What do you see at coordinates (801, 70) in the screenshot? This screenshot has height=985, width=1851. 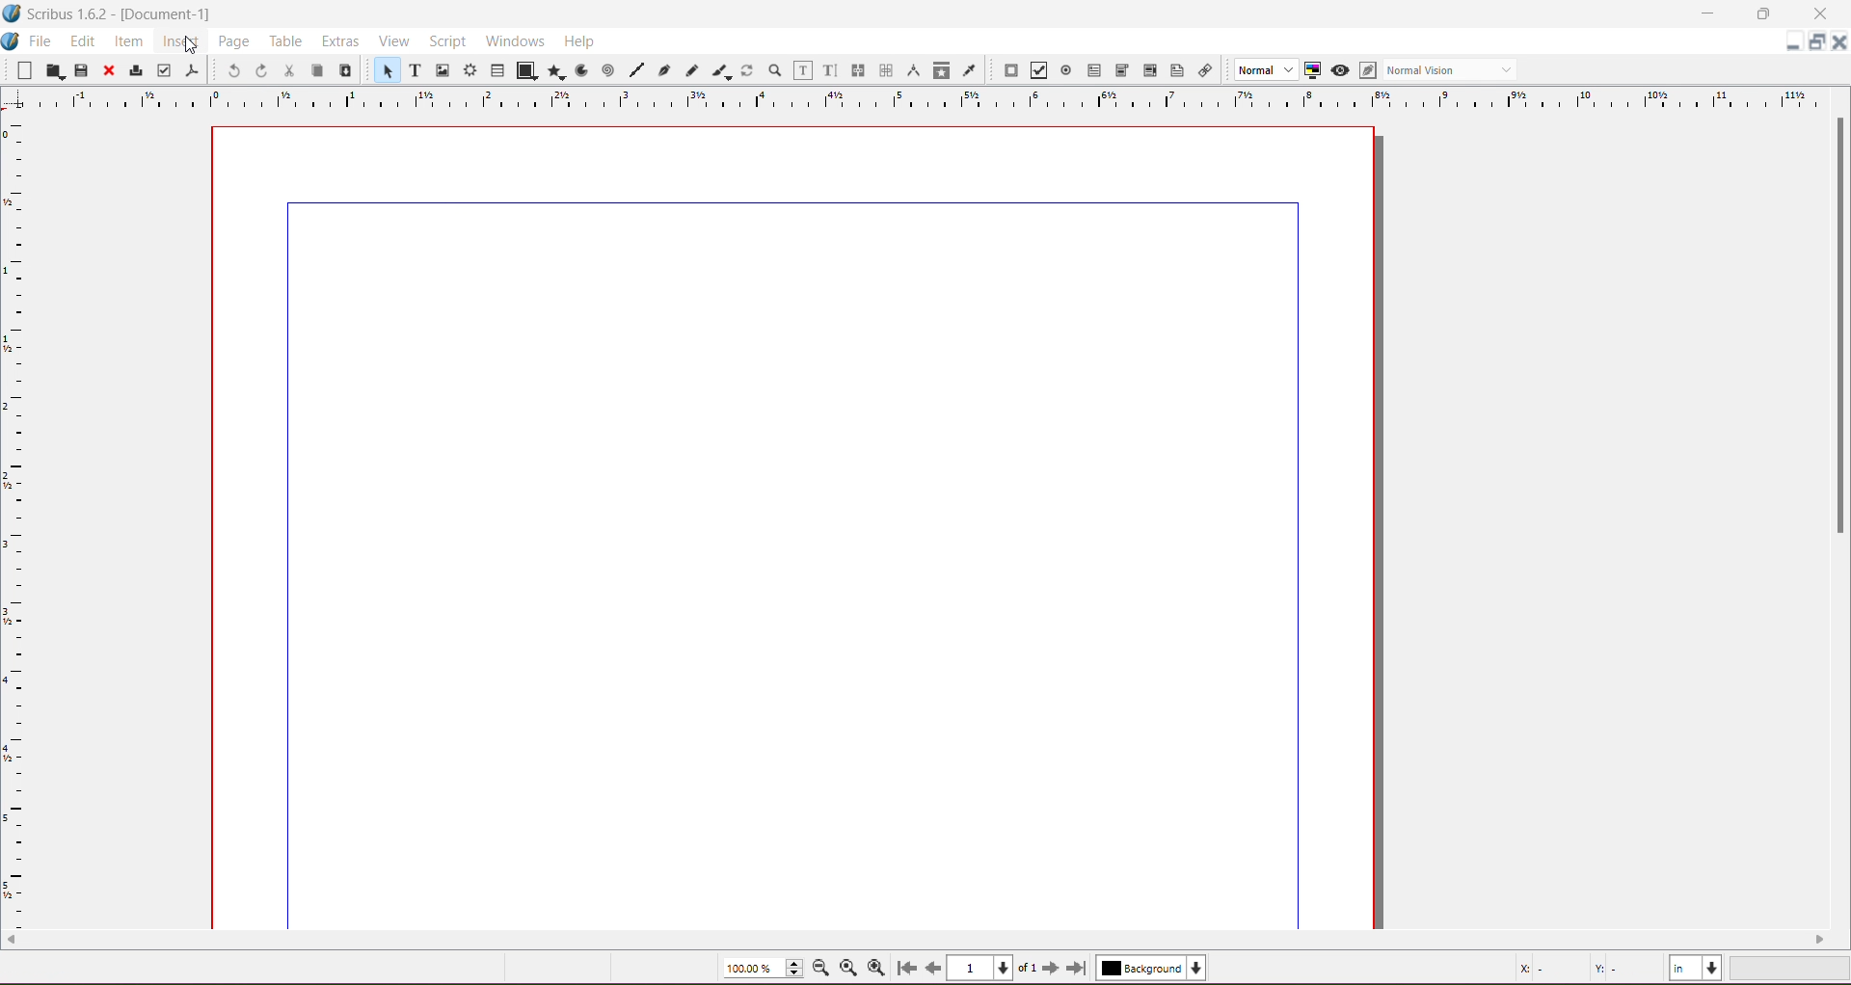 I see `Edit Contents of Frames` at bounding box center [801, 70].